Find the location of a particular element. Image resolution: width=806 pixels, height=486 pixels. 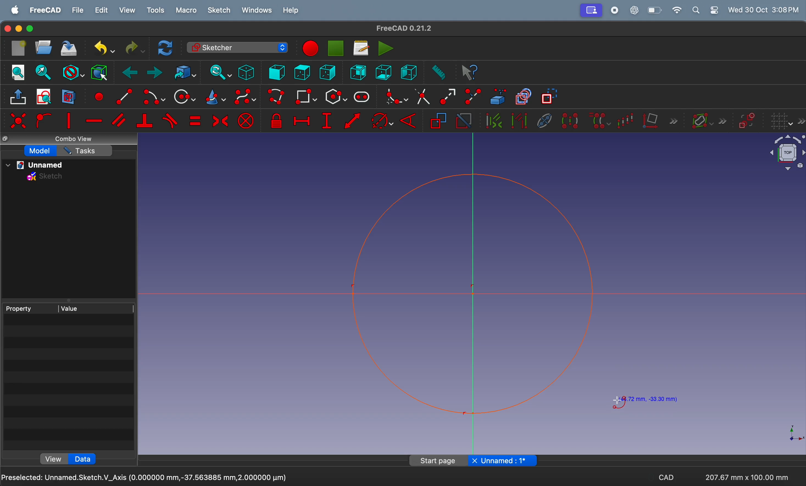

freeCad is located at coordinates (45, 10).